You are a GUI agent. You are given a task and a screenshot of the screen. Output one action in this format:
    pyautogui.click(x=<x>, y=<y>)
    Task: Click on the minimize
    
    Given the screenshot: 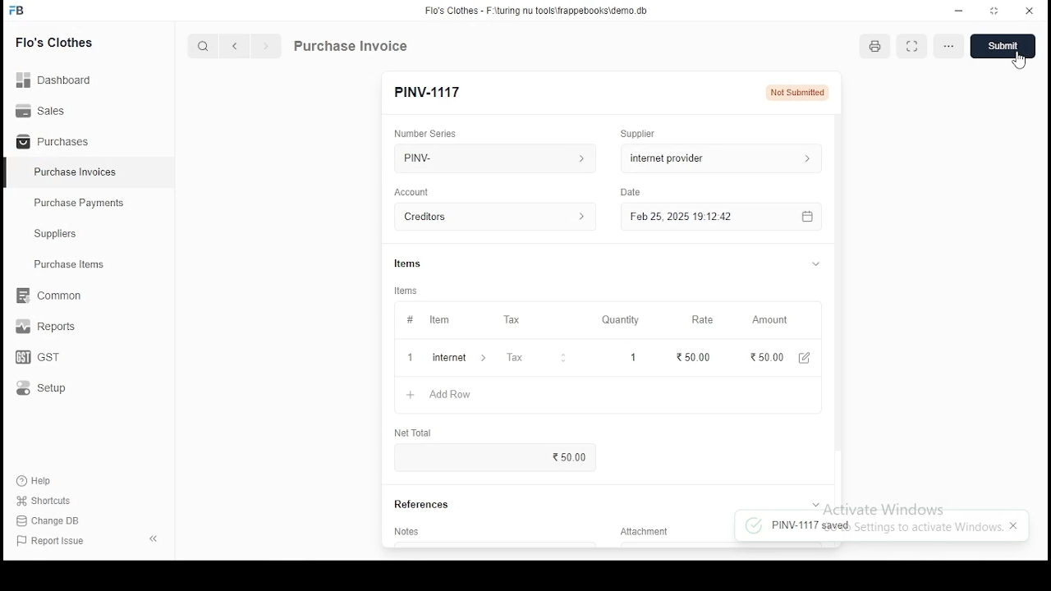 What is the action you would take?
    pyautogui.click(x=961, y=10)
    